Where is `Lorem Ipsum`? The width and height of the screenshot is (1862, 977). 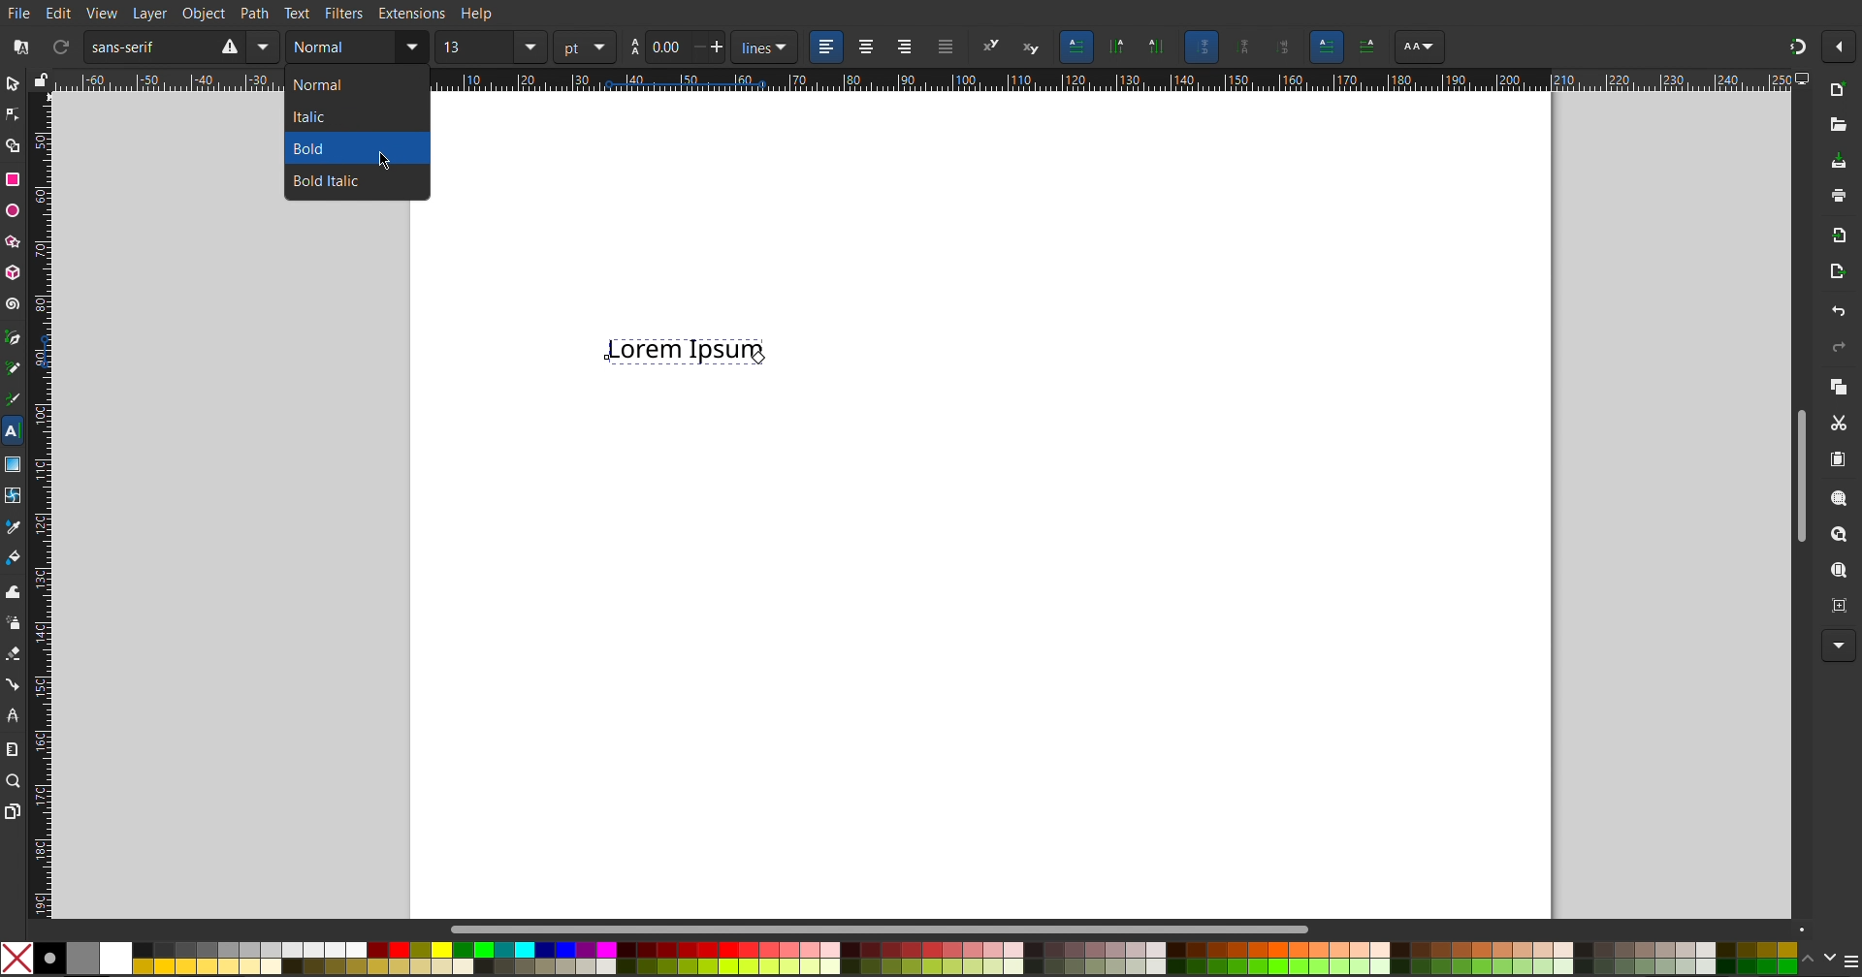
Lorem Ipsum is located at coordinates (689, 346).